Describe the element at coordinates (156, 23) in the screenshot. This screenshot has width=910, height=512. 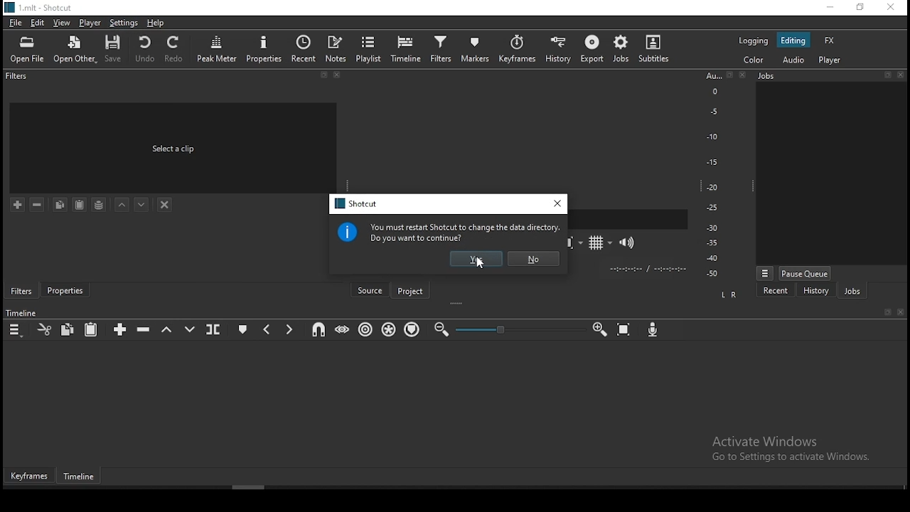
I see `help` at that location.